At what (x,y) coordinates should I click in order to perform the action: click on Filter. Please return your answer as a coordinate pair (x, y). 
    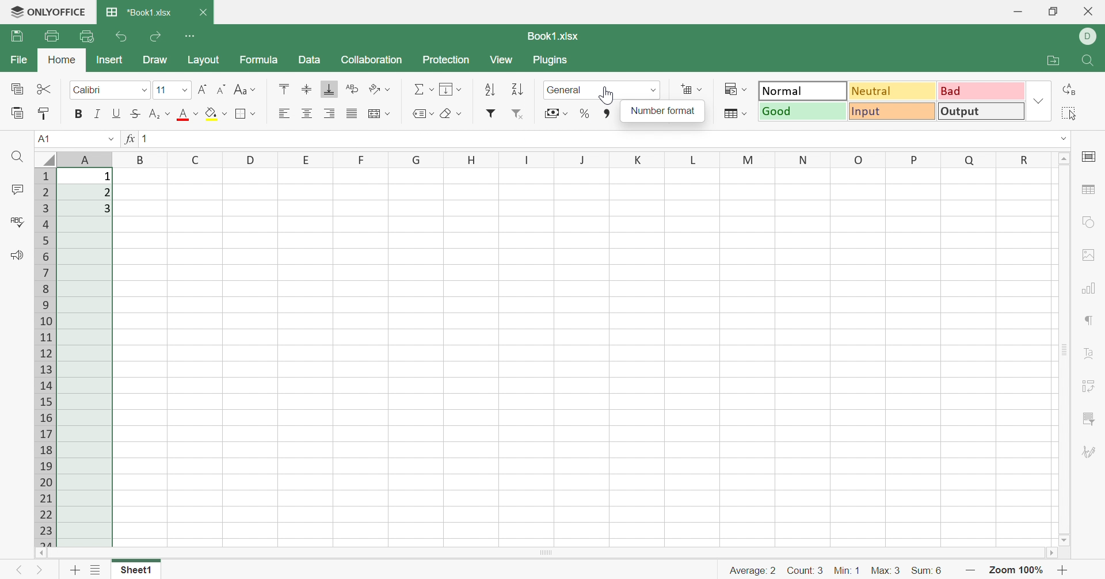
    Looking at the image, I should click on (493, 112).